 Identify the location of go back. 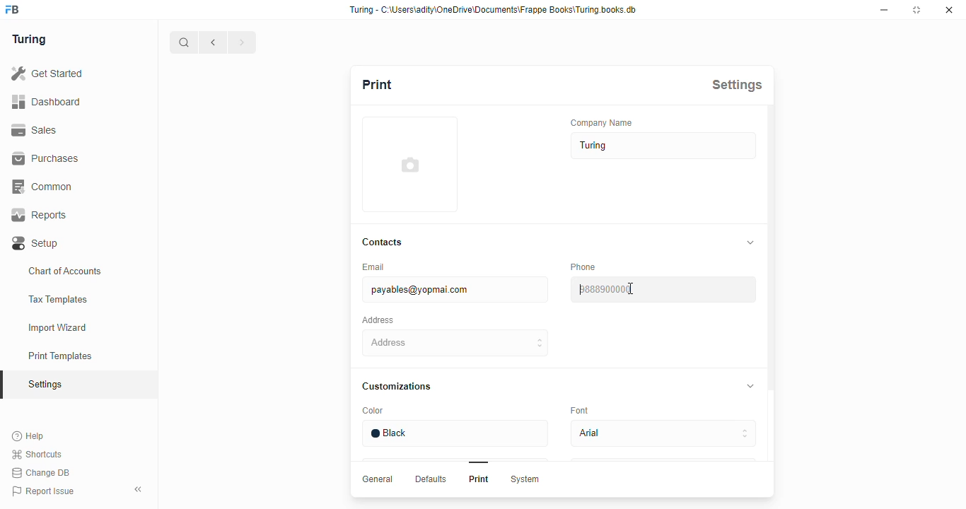
(214, 41).